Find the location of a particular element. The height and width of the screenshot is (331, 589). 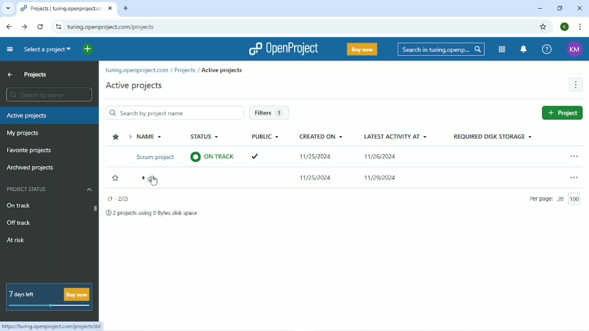

Open quick add menu is located at coordinates (89, 49).